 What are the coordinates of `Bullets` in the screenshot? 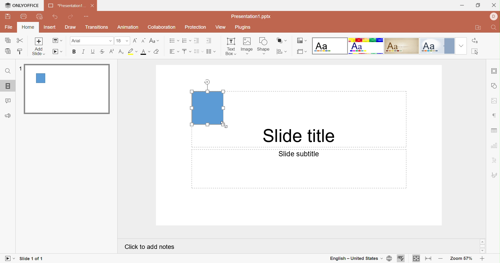 It's located at (174, 41).